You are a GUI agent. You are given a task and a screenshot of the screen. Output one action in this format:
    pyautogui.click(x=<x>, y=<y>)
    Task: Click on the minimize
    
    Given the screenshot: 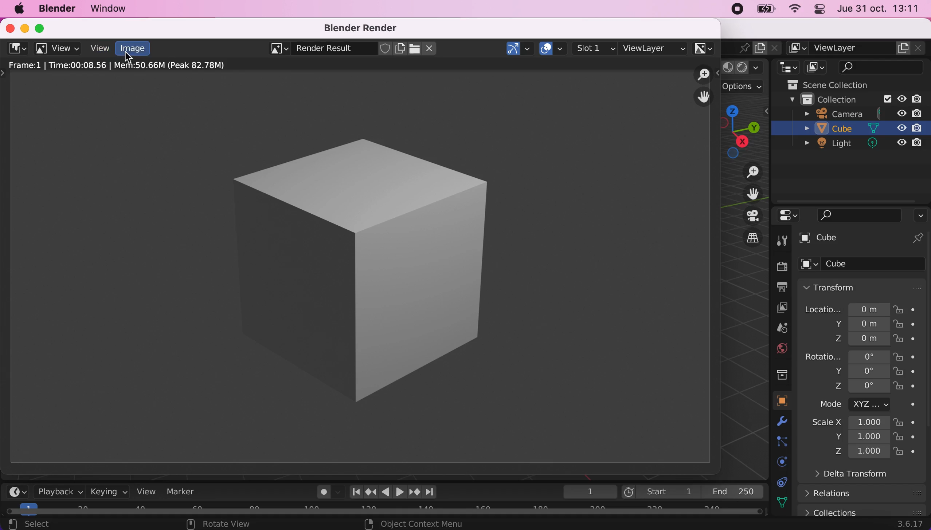 What is the action you would take?
    pyautogui.click(x=23, y=27)
    